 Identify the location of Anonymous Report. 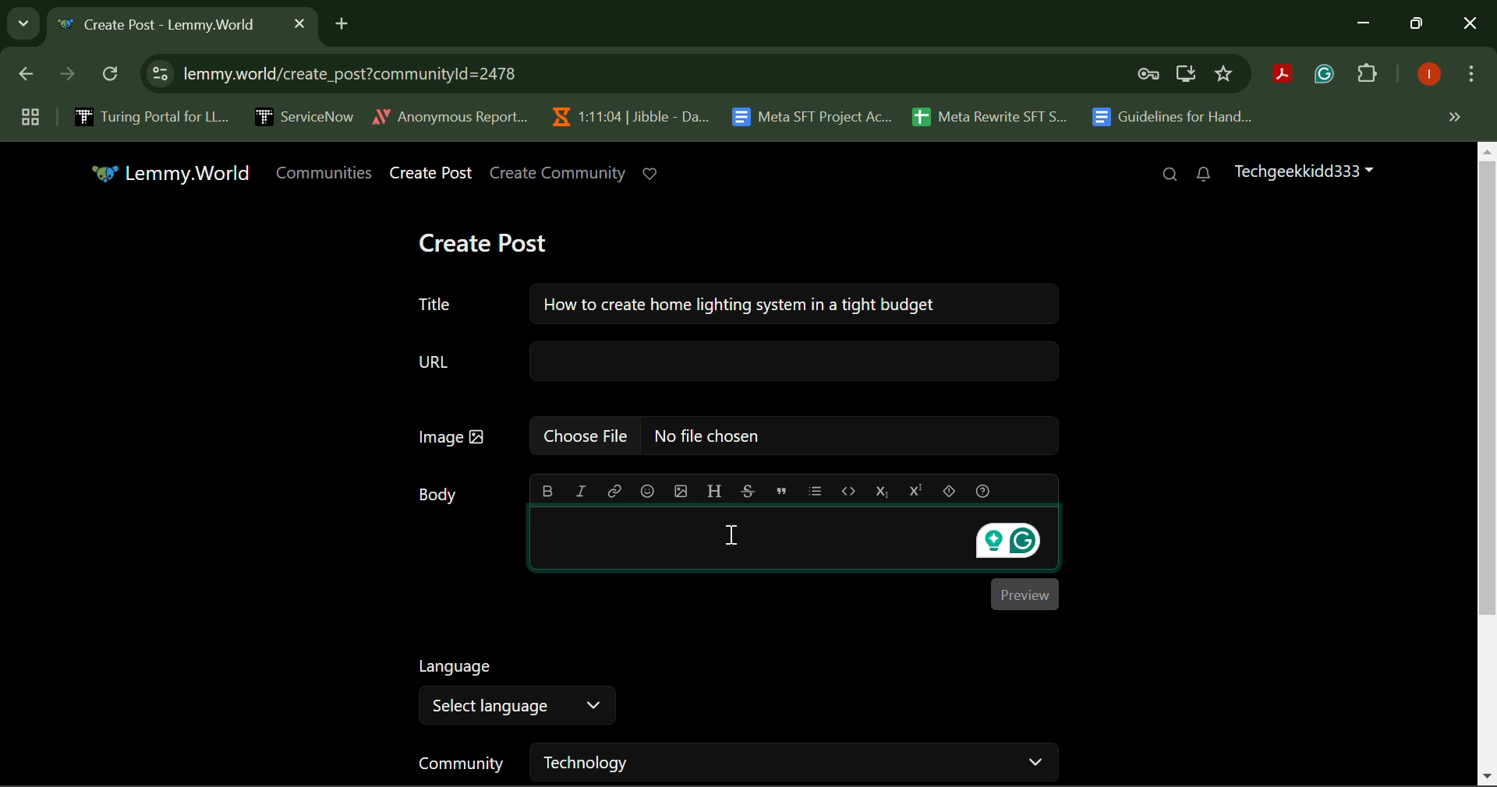
(450, 114).